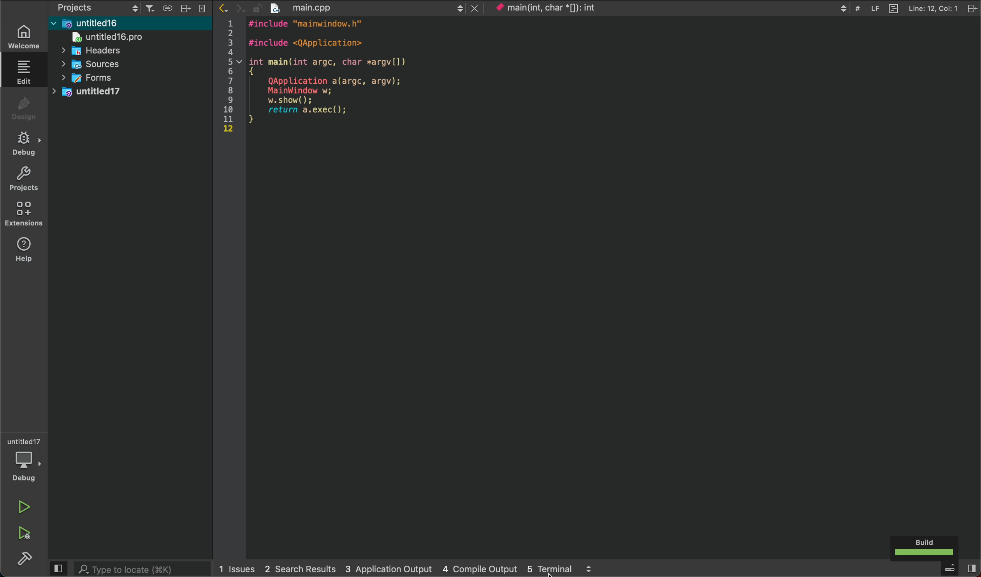 The height and width of the screenshot is (577, 981). What do you see at coordinates (88, 7) in the screenshot?
I see `projects` at bounding box center [88, 7].